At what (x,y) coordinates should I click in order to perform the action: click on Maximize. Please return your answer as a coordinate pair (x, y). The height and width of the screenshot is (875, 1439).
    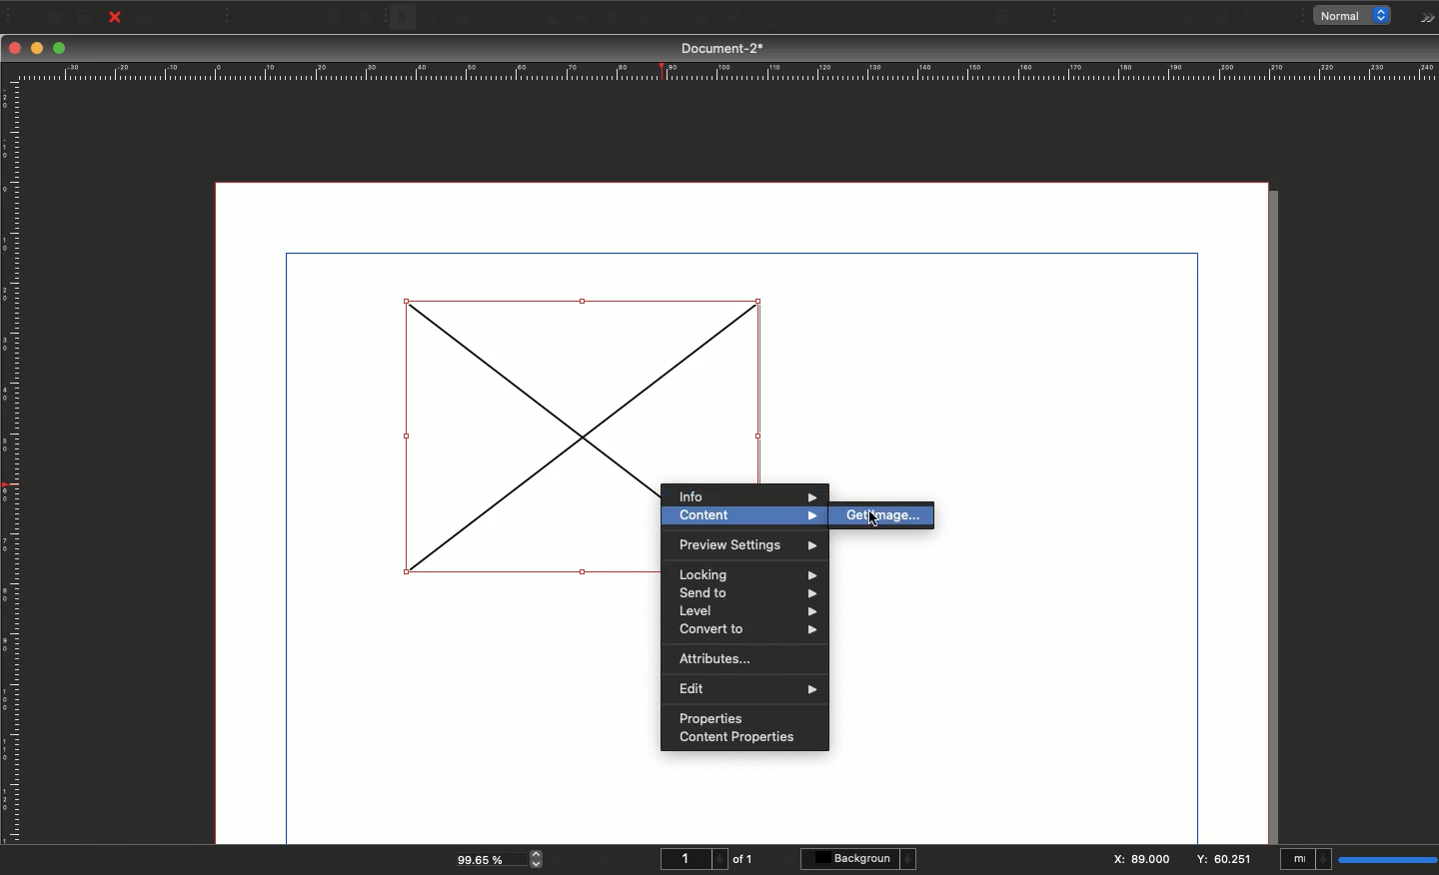
    Looking at the image, I should click on (61, 50).